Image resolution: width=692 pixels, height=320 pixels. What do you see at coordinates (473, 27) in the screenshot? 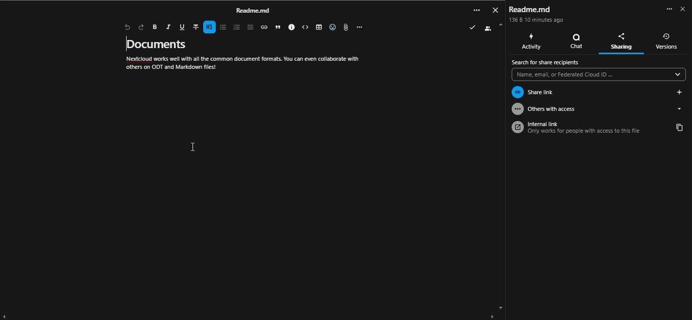
I see `tick` at bounding box center [473, 27].